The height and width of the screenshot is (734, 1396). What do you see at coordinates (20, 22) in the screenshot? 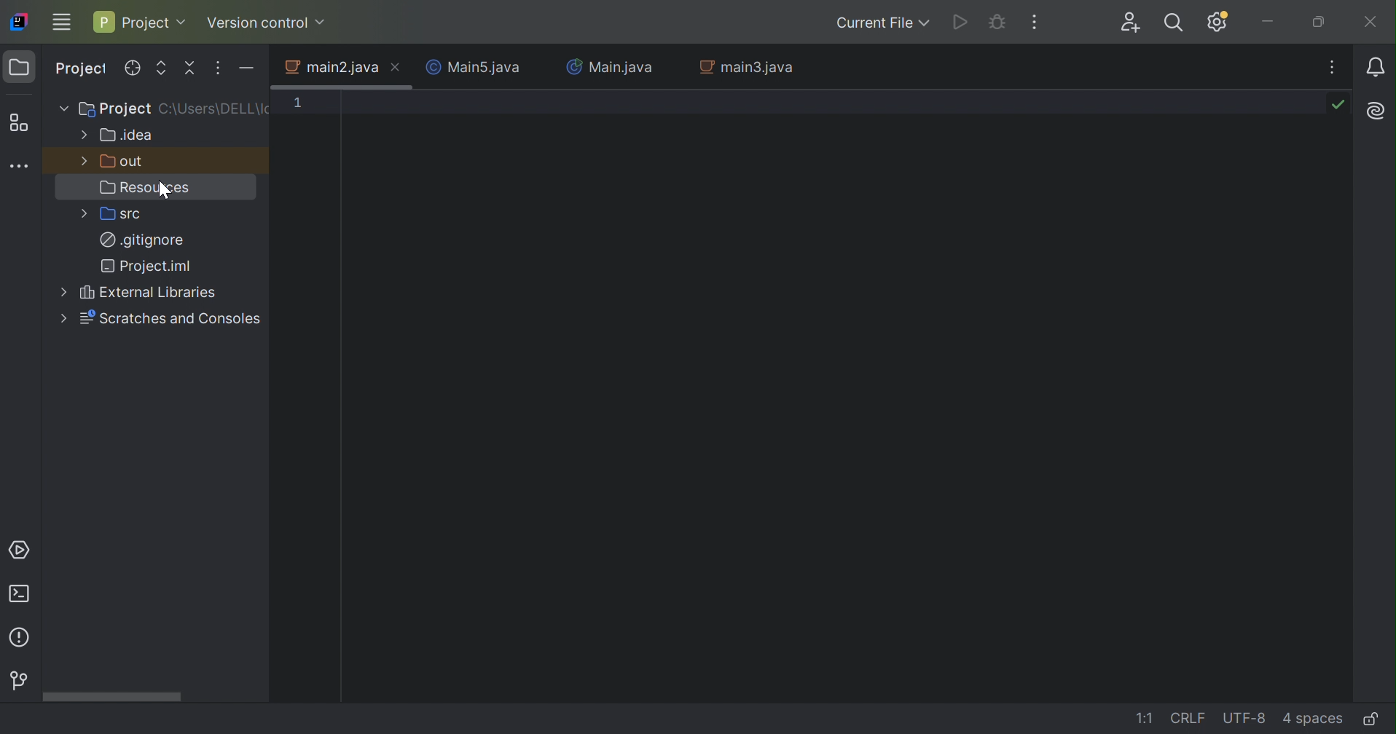
I see `IntelliJ IDEA icon` at bounding box center [20, 22].